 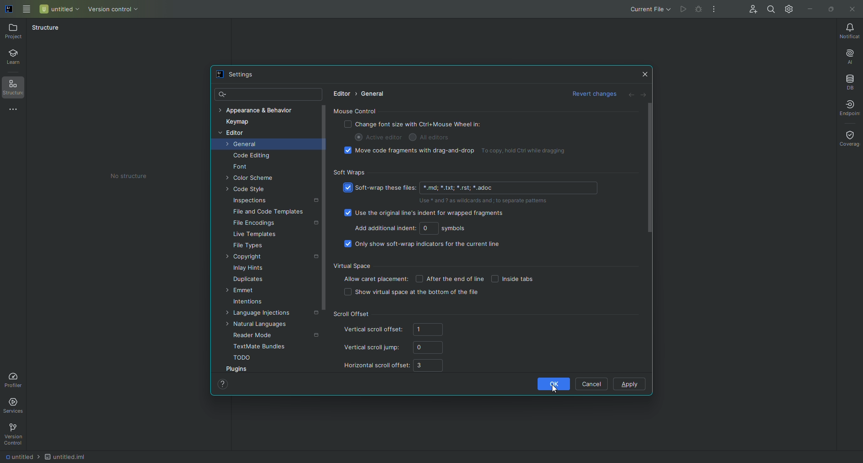 I want to click on To copy, hold Ctrl , so click(x=529, y=151).